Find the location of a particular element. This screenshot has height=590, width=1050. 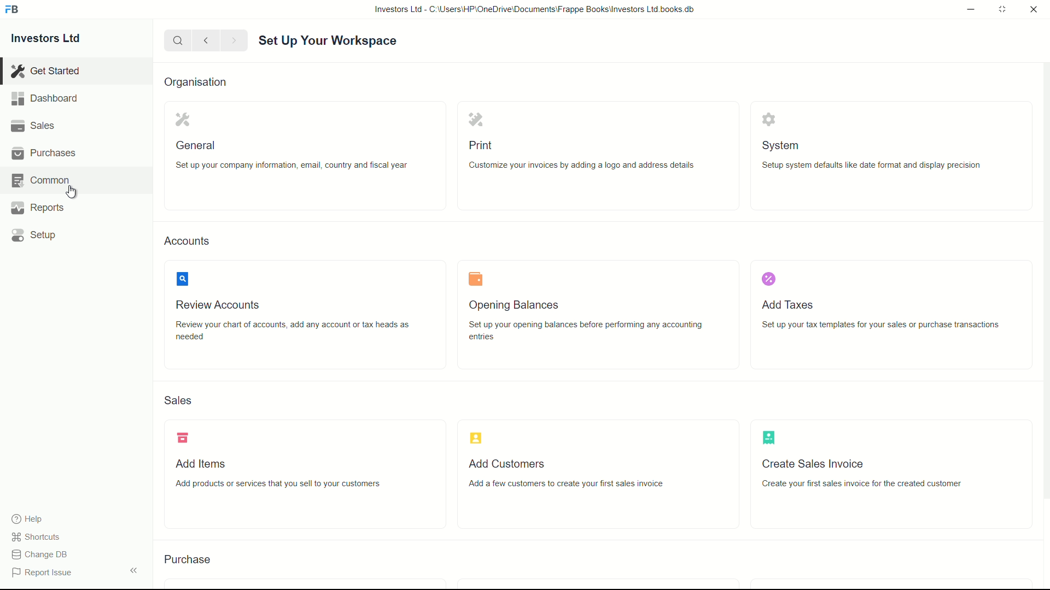

Investors Ltd - C:\Users\HP\OneDrive\Documents\Frappe Books\Investors Ltd books.db is located at coordinates (536, 9).